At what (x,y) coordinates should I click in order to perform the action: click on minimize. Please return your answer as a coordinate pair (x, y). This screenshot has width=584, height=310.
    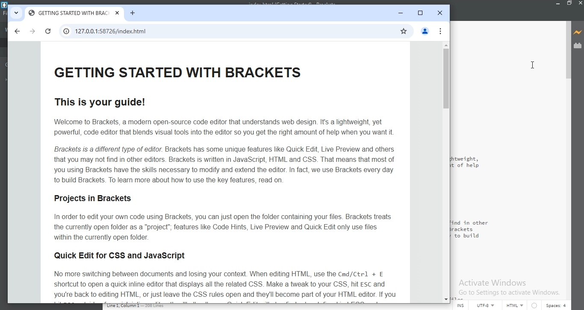
    Looking at the image, I should click on (559, 4).